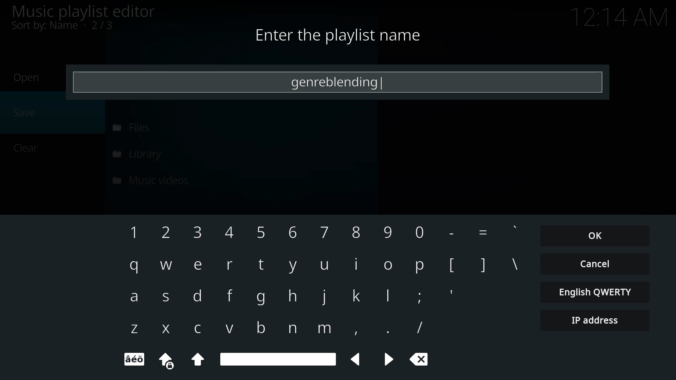 The width and height of the screenshot is (676, 380). What do you see at coordinates (27, 147) in the screenshot?
I see `clear` at bounding box center [27, 147].